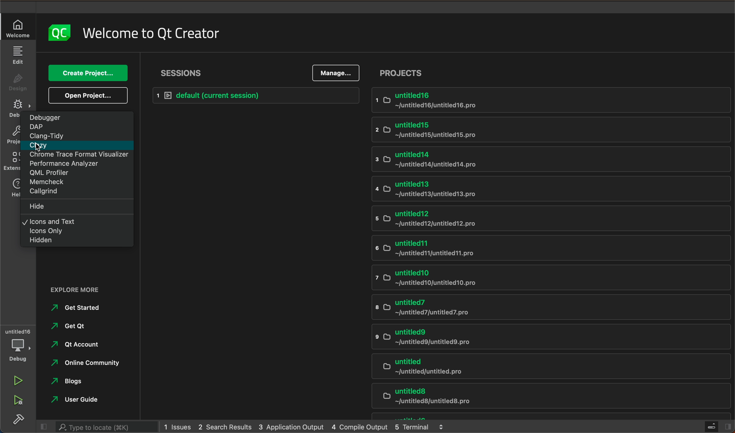  I want to click on get qt, so click(85, 328).